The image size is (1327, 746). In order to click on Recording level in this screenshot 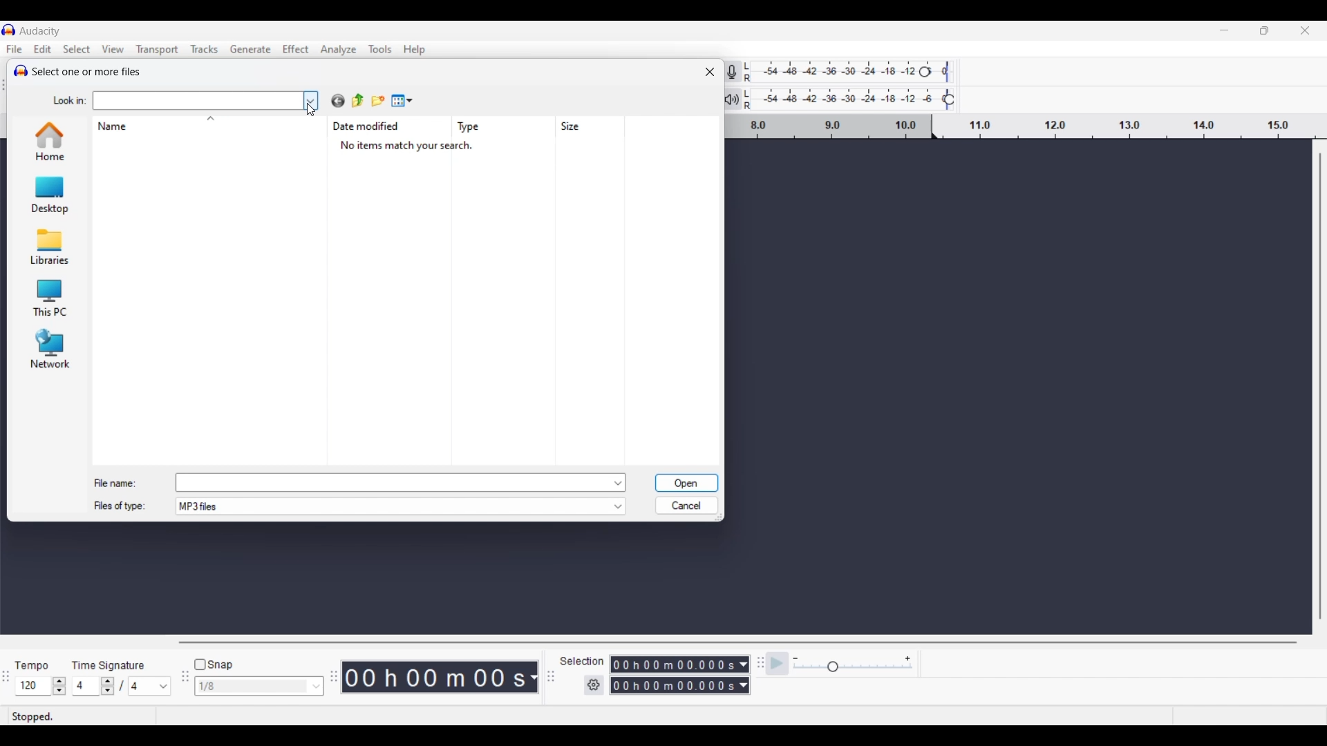, I will do `click(857, 73)`.